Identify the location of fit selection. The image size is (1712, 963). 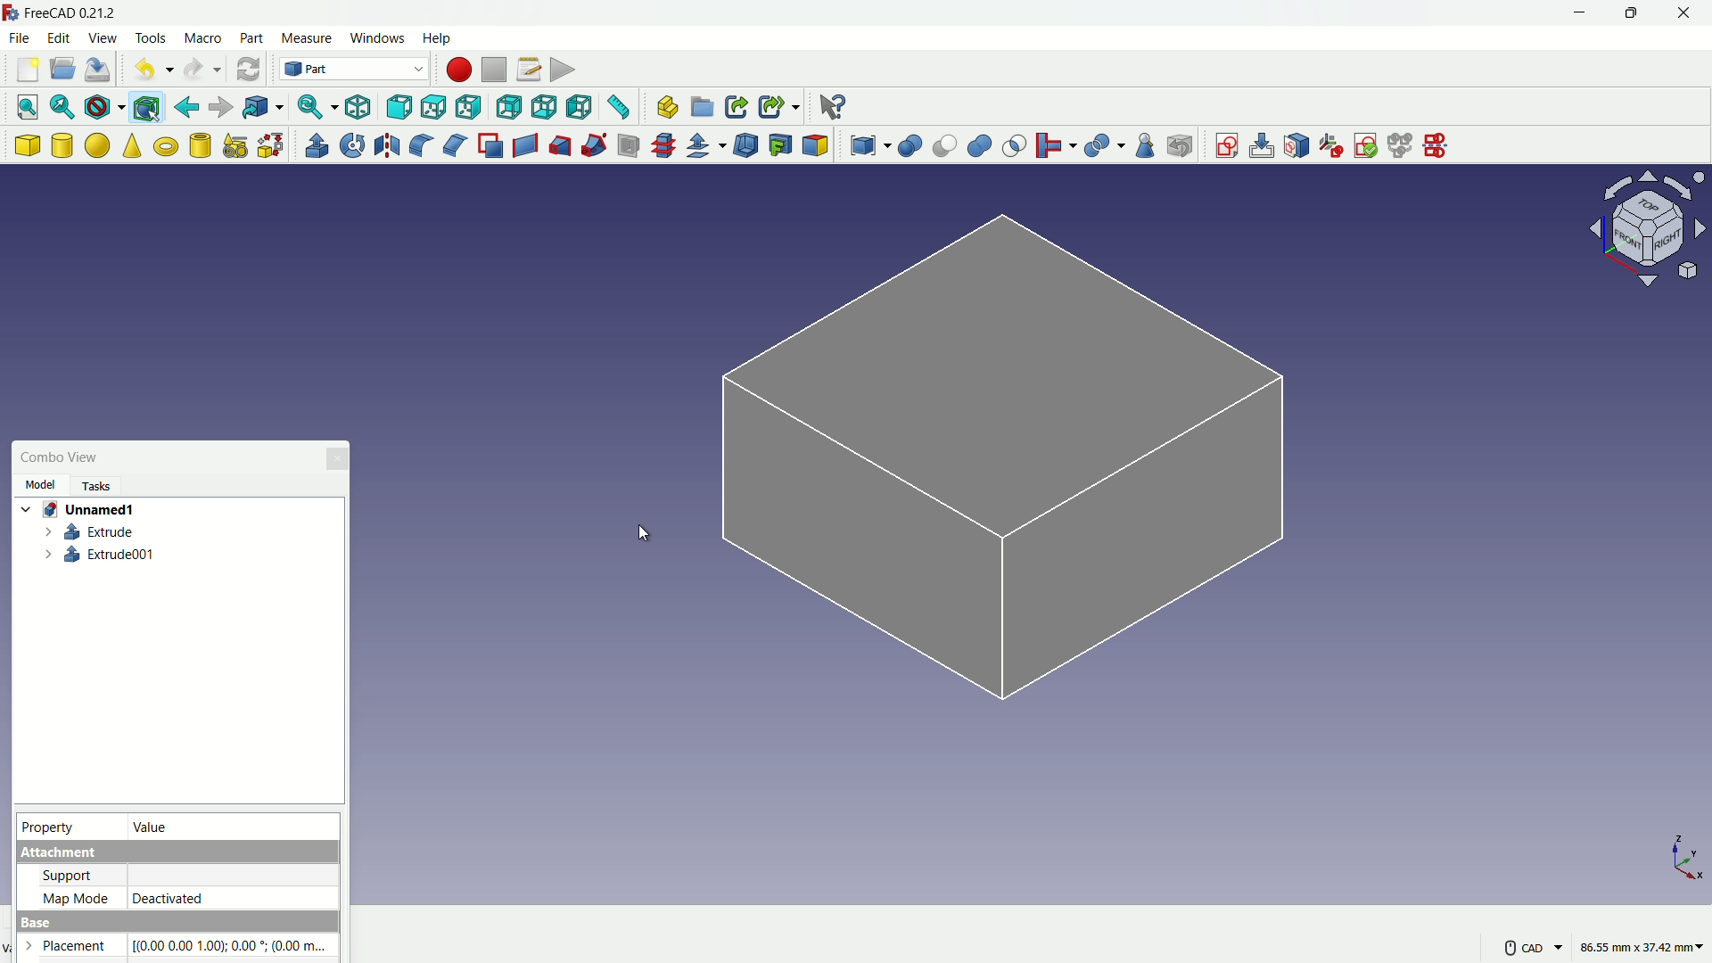
(65, 106).